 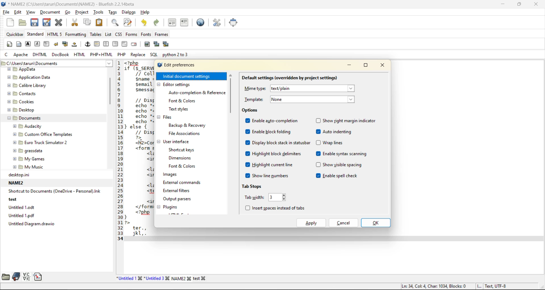 What do you see at coordinates (521, 5) in the screenshot?
I see `restore down` at bounding box center [521, 5].